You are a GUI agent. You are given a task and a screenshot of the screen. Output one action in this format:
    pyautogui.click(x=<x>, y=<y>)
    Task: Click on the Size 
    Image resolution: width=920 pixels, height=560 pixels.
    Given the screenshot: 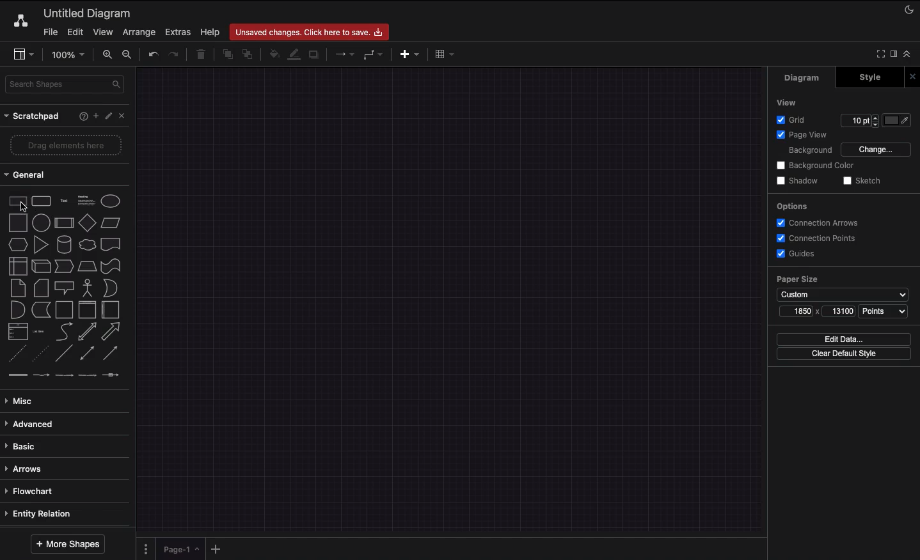 What is the action you would take?
    pyautogui.click(x=818, y=313)
    